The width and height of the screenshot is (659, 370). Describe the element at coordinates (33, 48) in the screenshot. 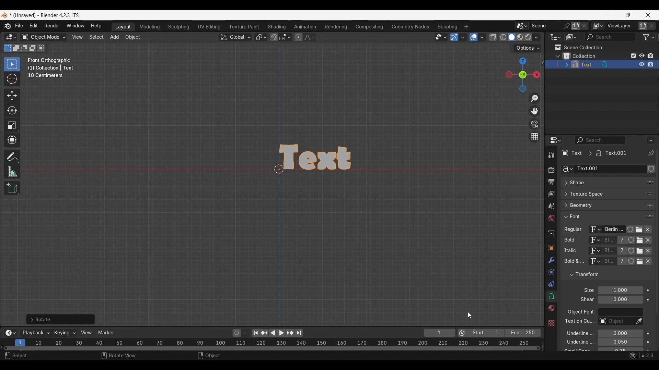

I see `Invert existing selection` at that location.